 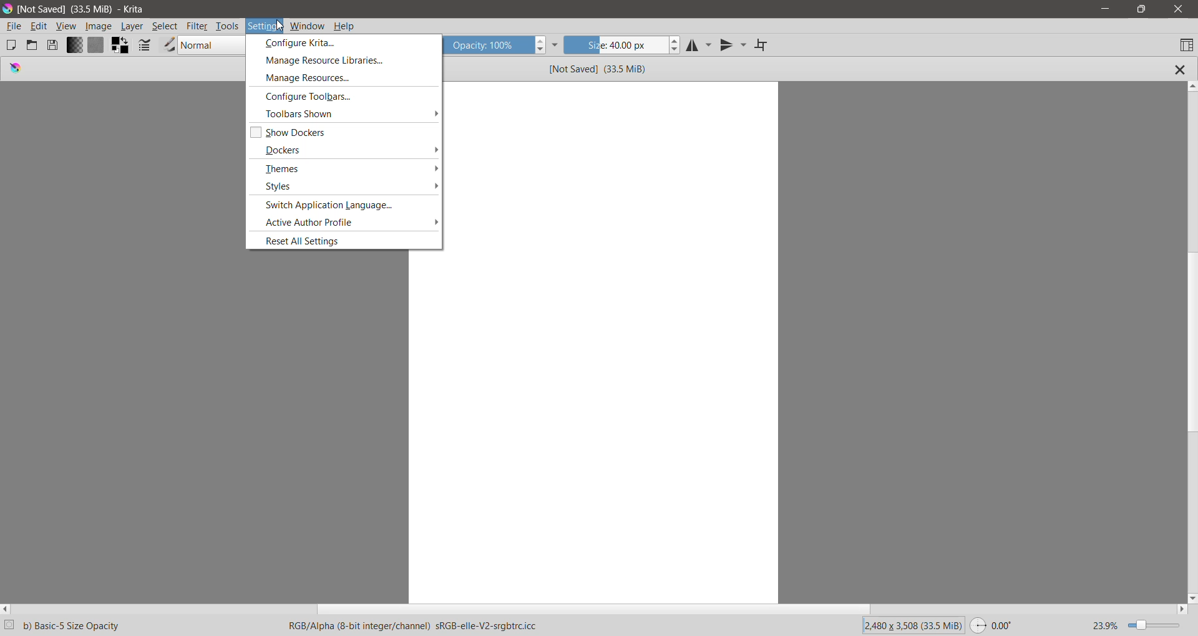 What do you see at coordinates (120, 46) in the screenshot?
I see `Swap foreground and background colors` at bounding box center [120, 46].